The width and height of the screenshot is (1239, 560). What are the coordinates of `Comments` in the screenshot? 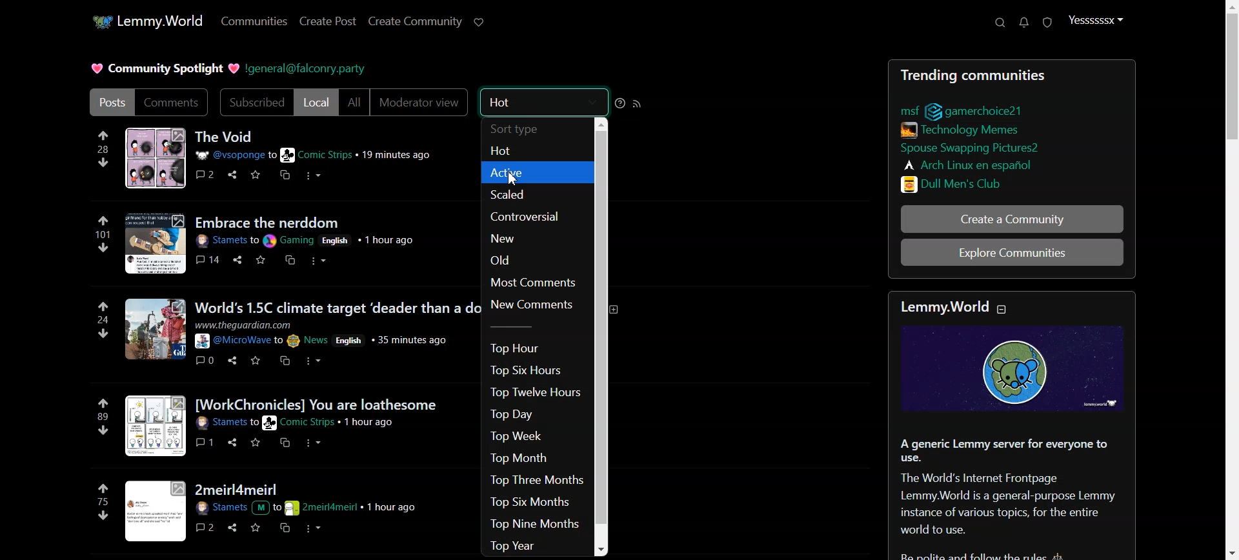 It's located at (174, 103).